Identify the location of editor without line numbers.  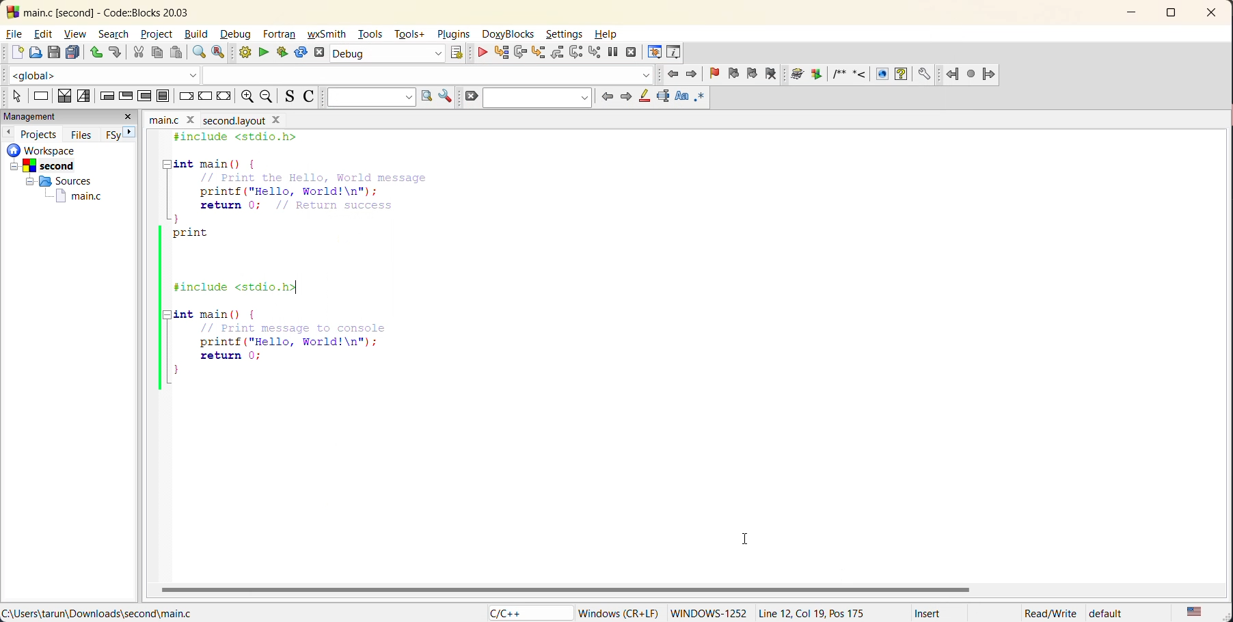
(309, 269).